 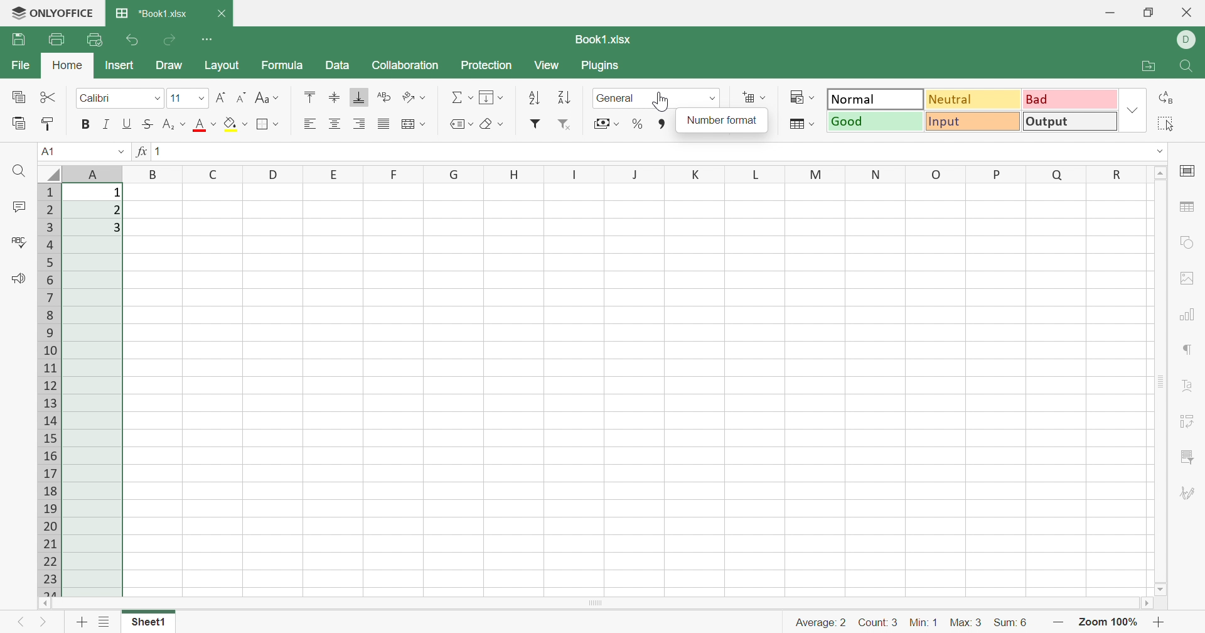 I want to click on Wrap text, so click(x=411, y=124).